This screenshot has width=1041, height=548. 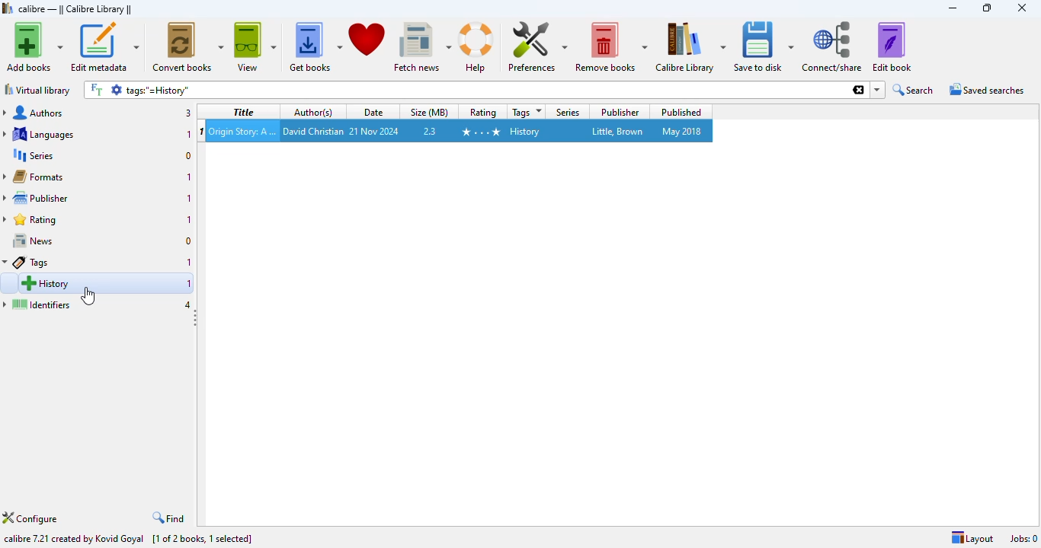 I want to click on date, so click(x=374, y=113).